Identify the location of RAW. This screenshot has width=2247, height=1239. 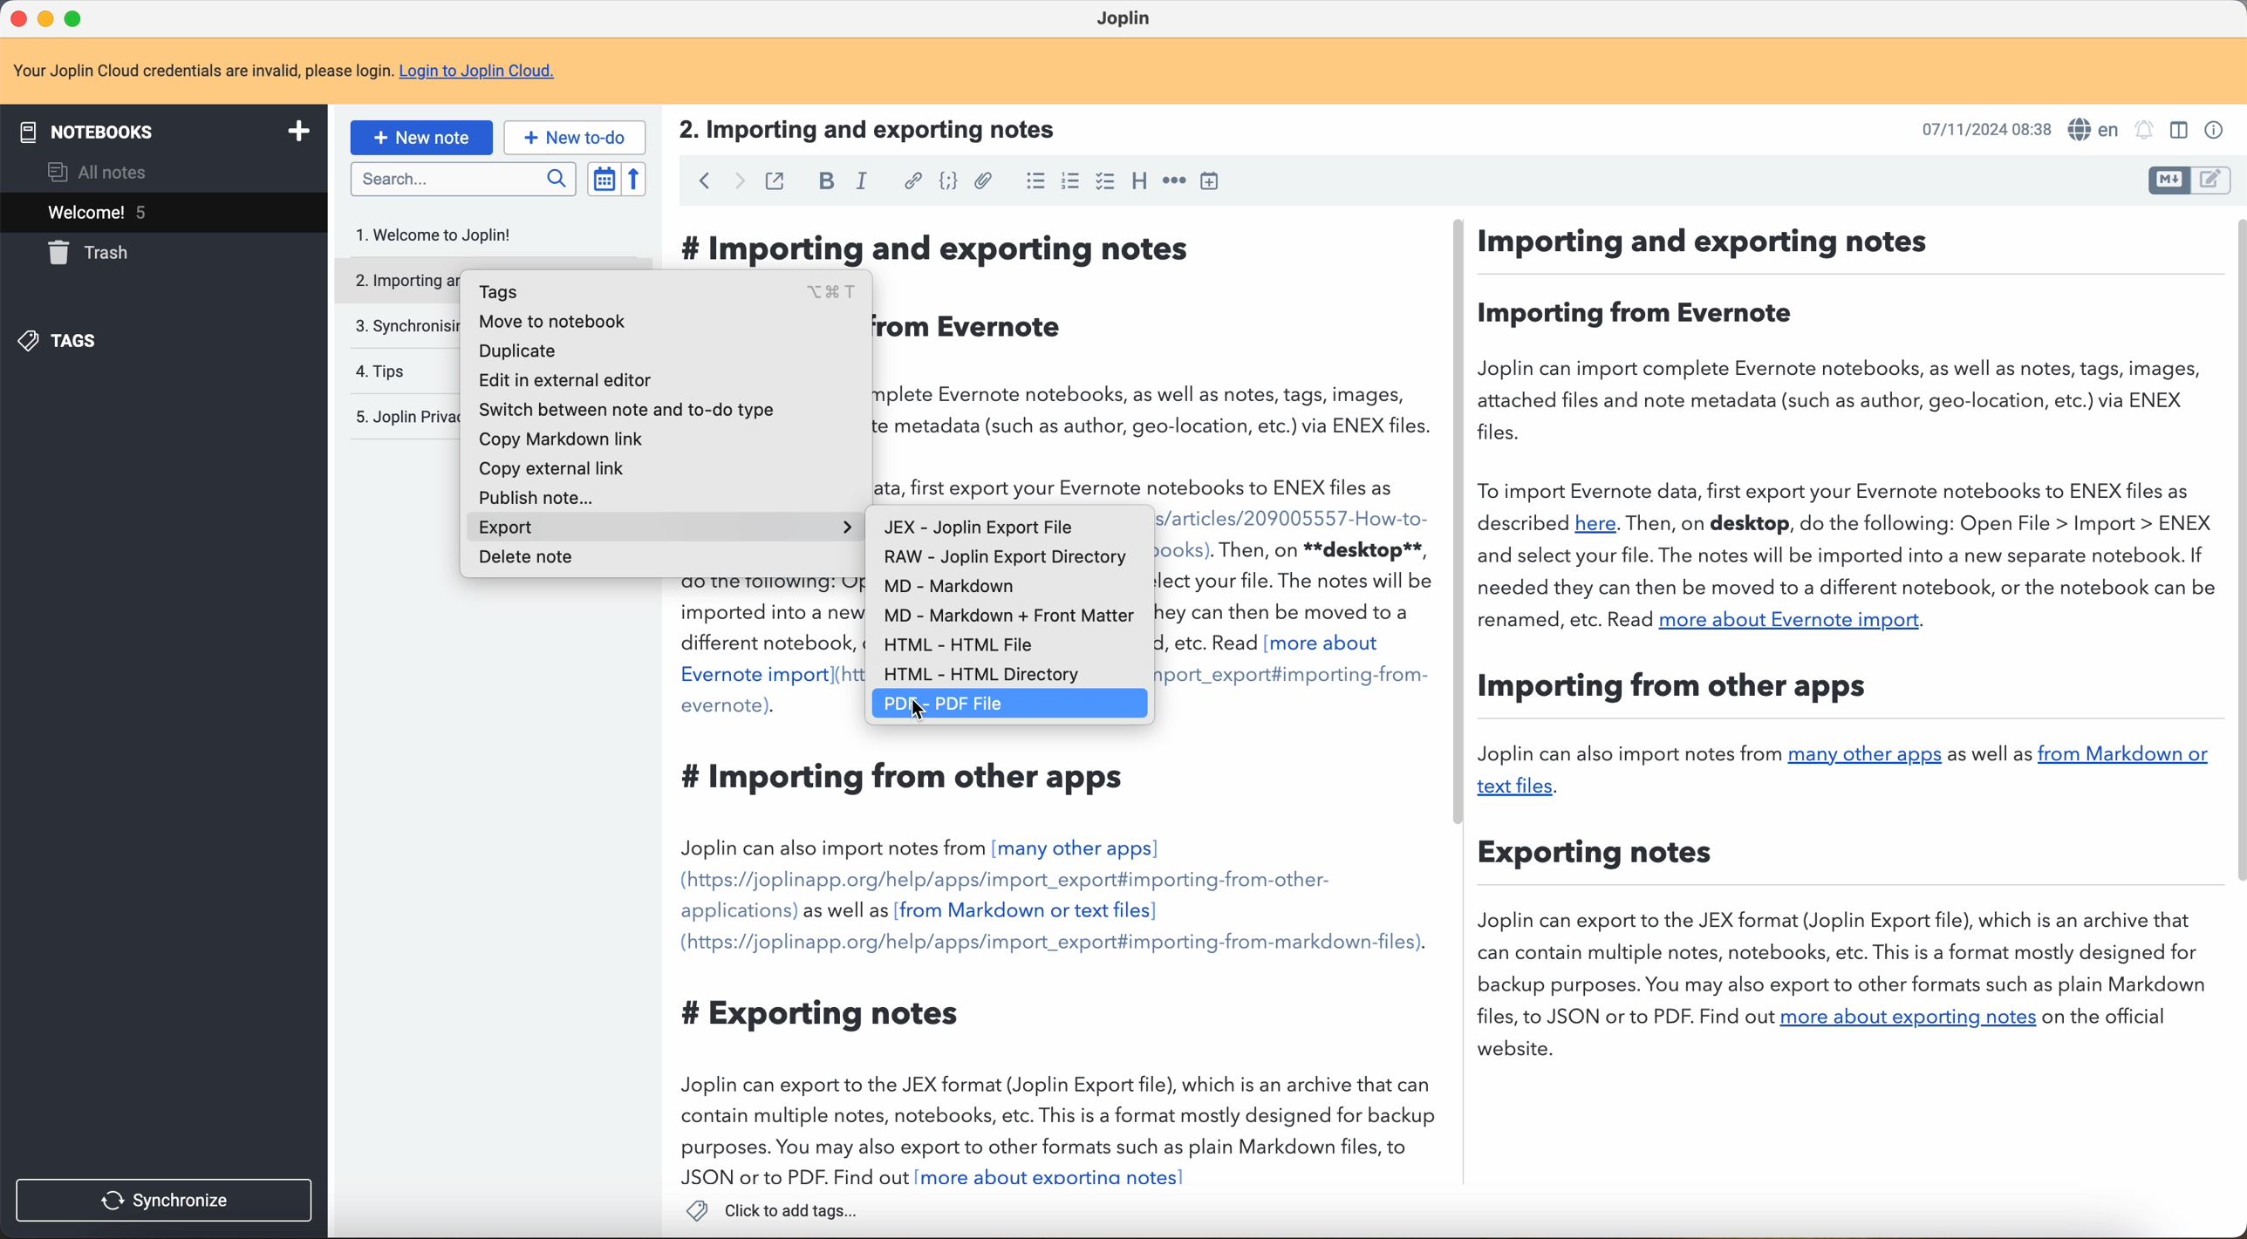
(1006, 560).